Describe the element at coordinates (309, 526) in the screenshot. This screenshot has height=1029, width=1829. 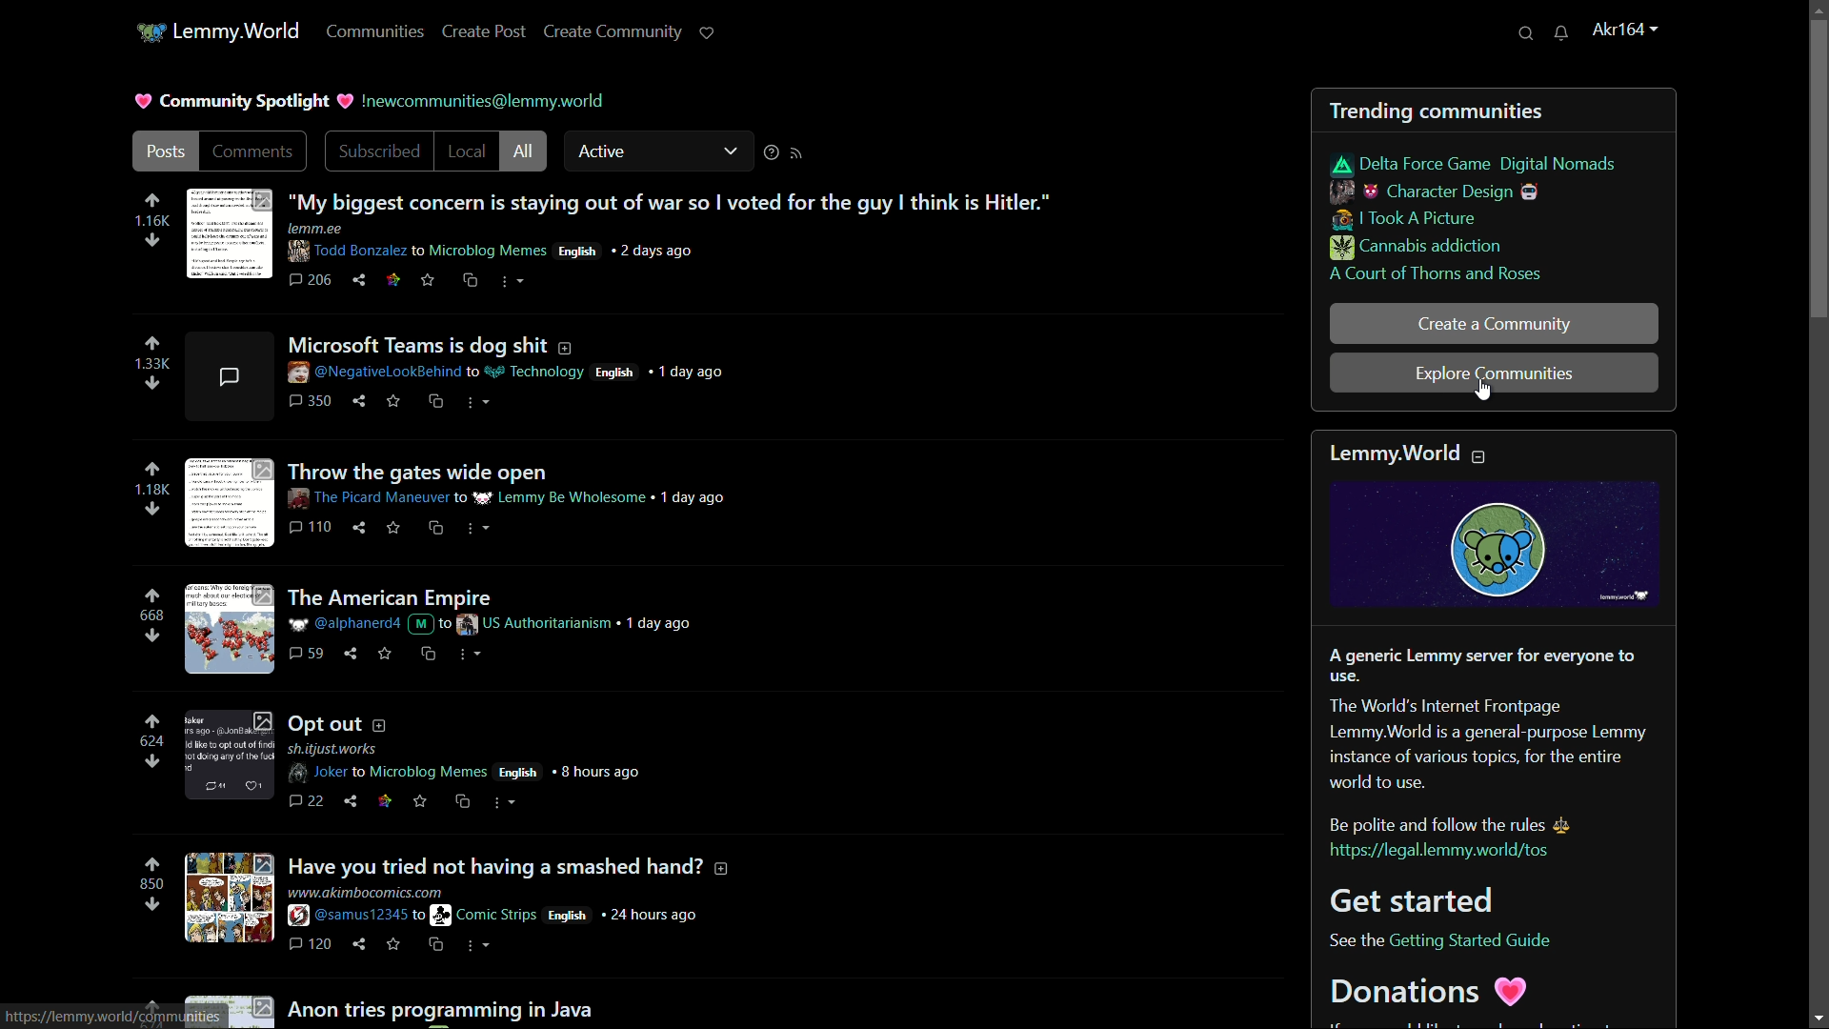
I see `comments` at that location.